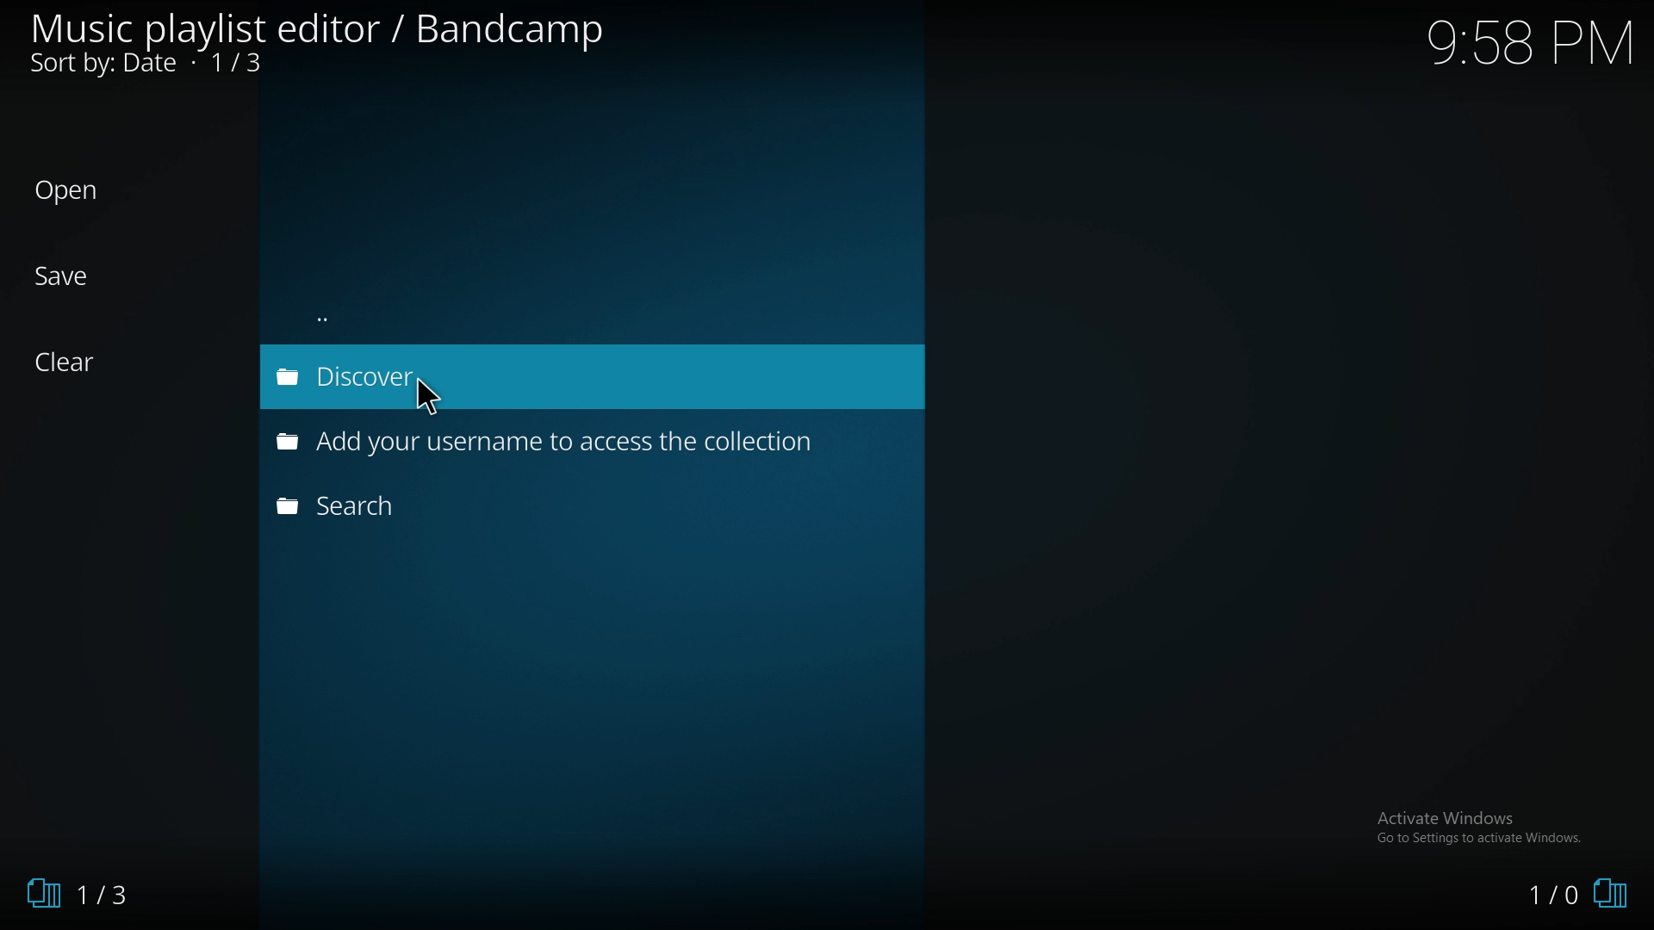 The image size is (1654, 930). What do you see at coordinates (436, 399) in the screenshot?
I see `pointer cursor` at bounding box center [436, 399].